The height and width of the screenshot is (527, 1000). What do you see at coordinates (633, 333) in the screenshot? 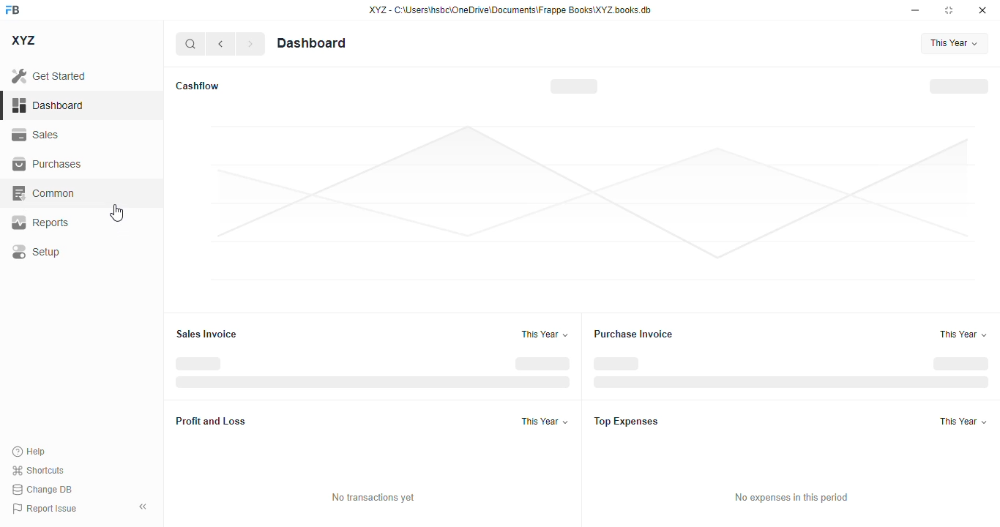
I see `purchase invoice` at bounding box center [633, 333].